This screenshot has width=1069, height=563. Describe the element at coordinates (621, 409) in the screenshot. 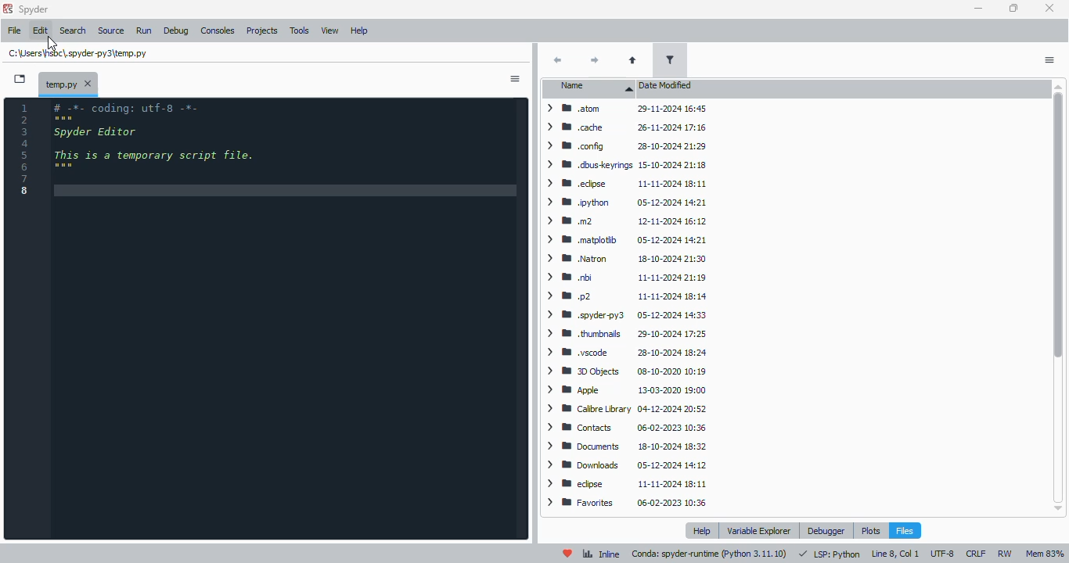

I see `> IB Calibre Library 04-12-2024 20:52` at that location.